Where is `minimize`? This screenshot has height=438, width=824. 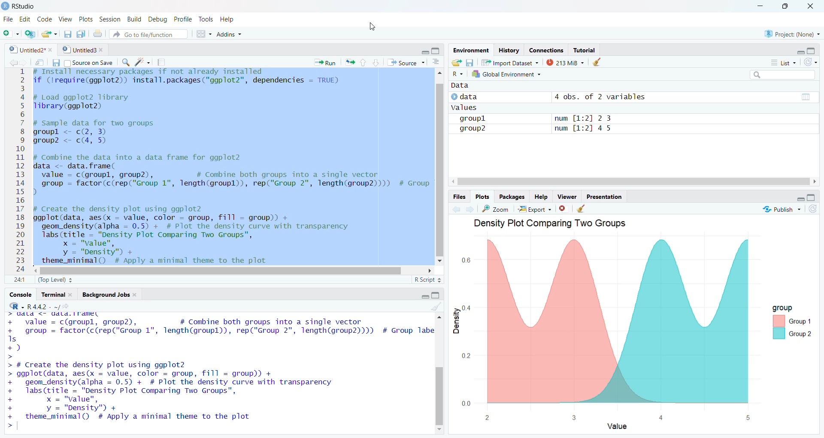 minimize is located at coordinates (761, 6).